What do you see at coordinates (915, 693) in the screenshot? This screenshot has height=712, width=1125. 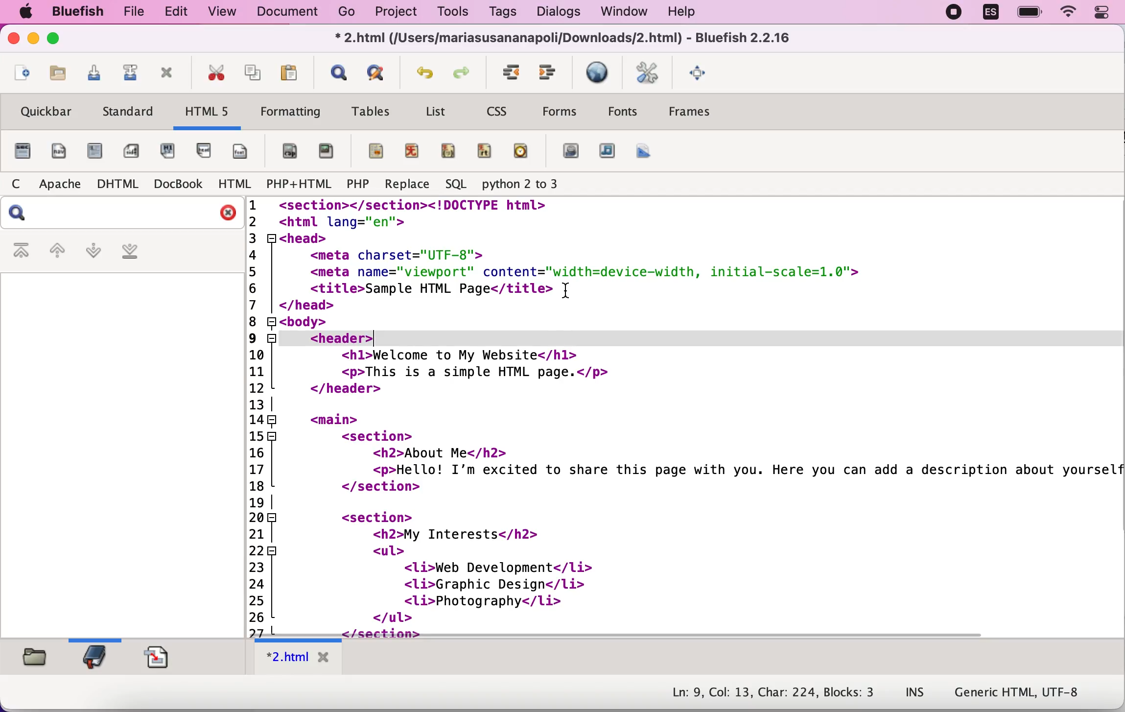 I see `INS` at bounding box center [915, 693].